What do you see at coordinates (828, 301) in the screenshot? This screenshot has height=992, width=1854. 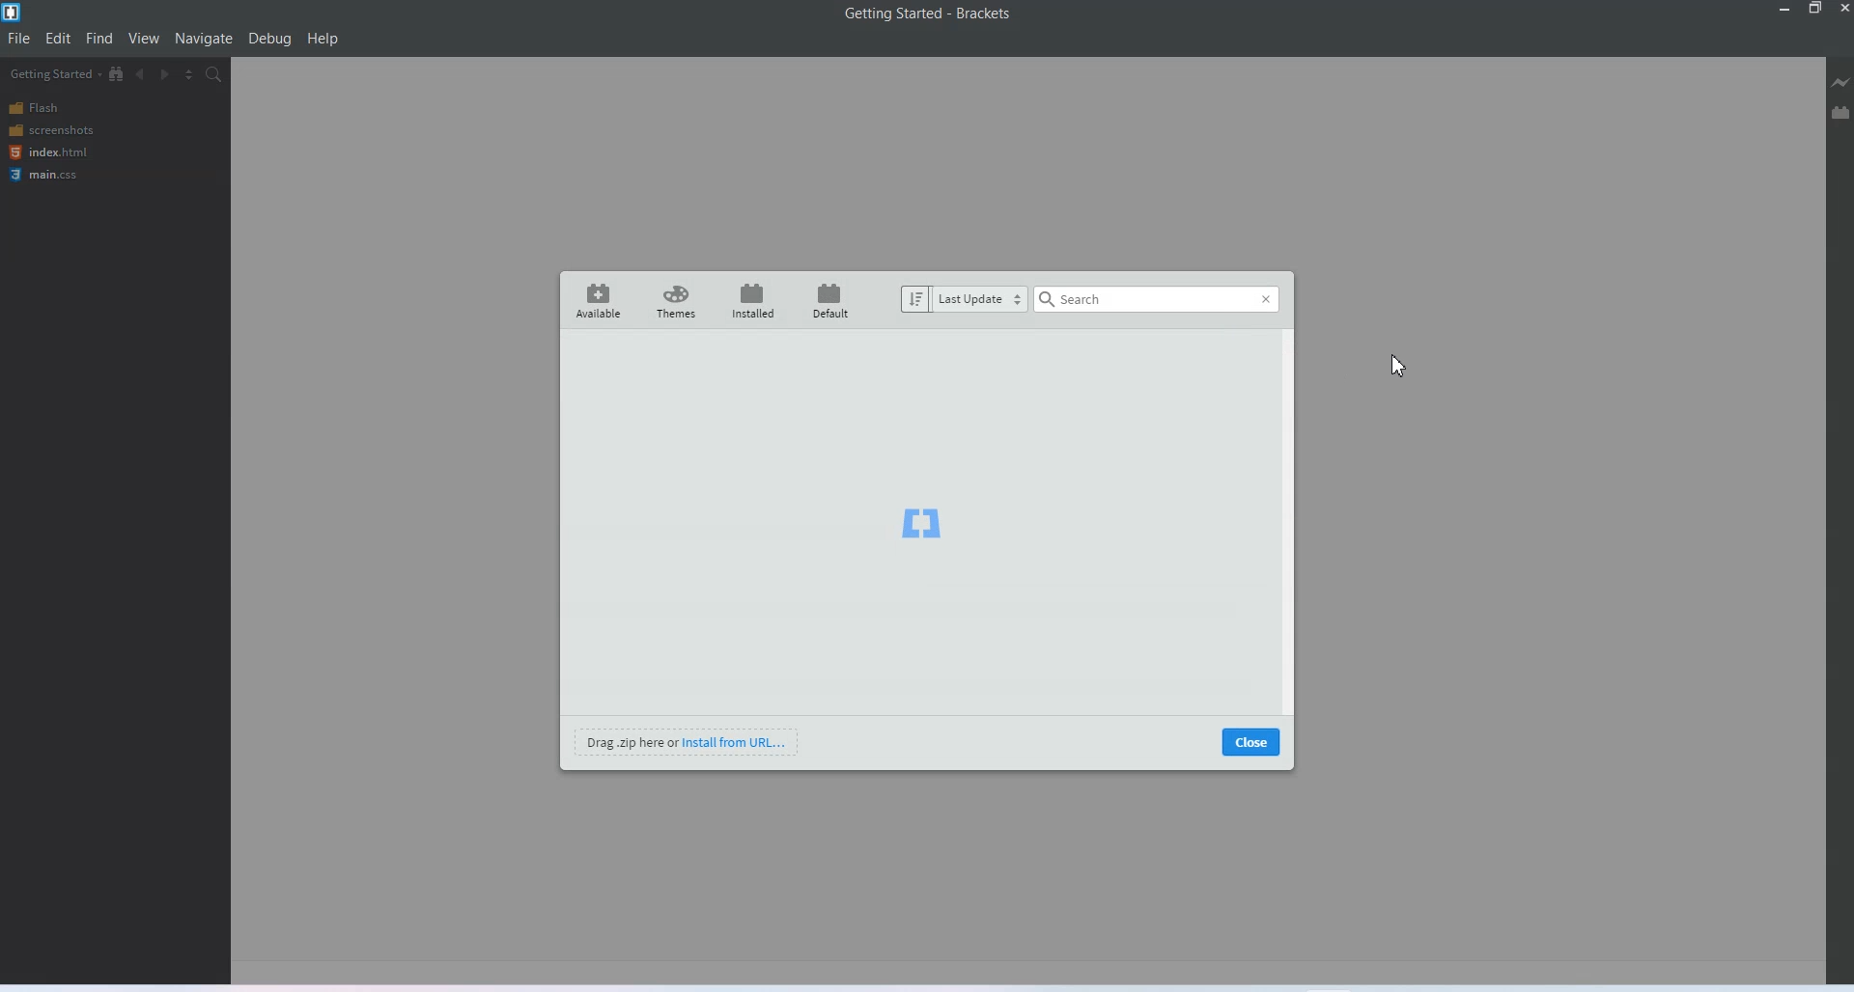 I see `Default` at bounding box center [828, 301].